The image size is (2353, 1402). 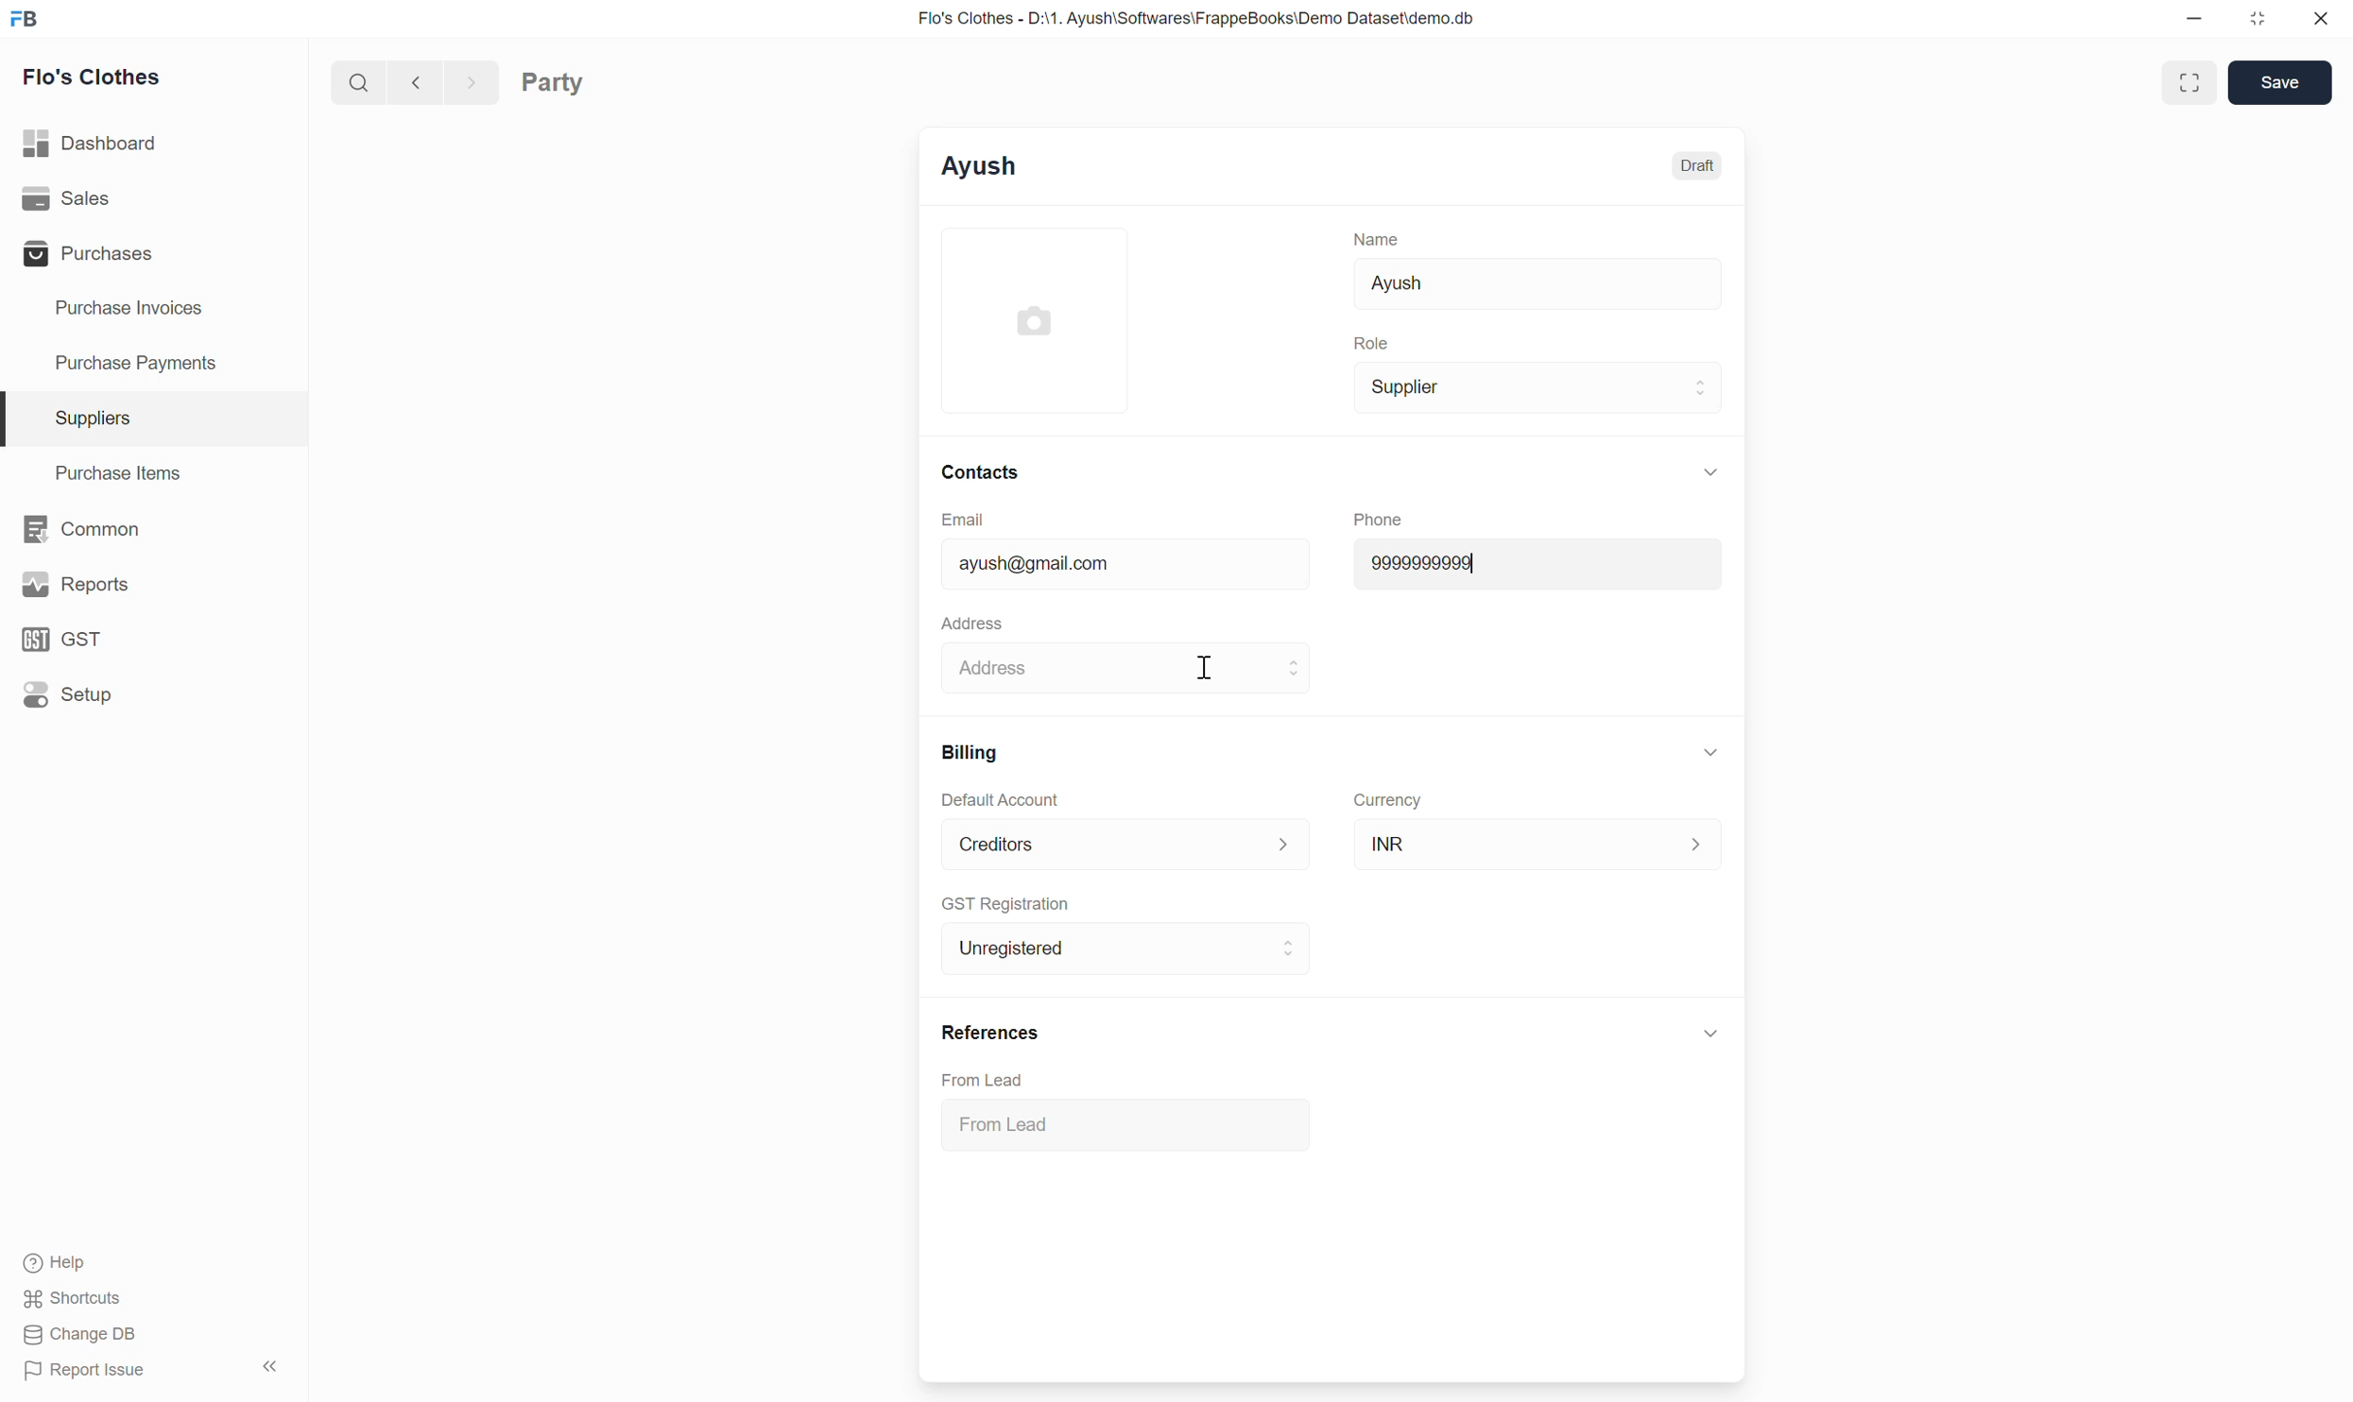 I want to click on Change dimension, so click(x=2258, y=19).